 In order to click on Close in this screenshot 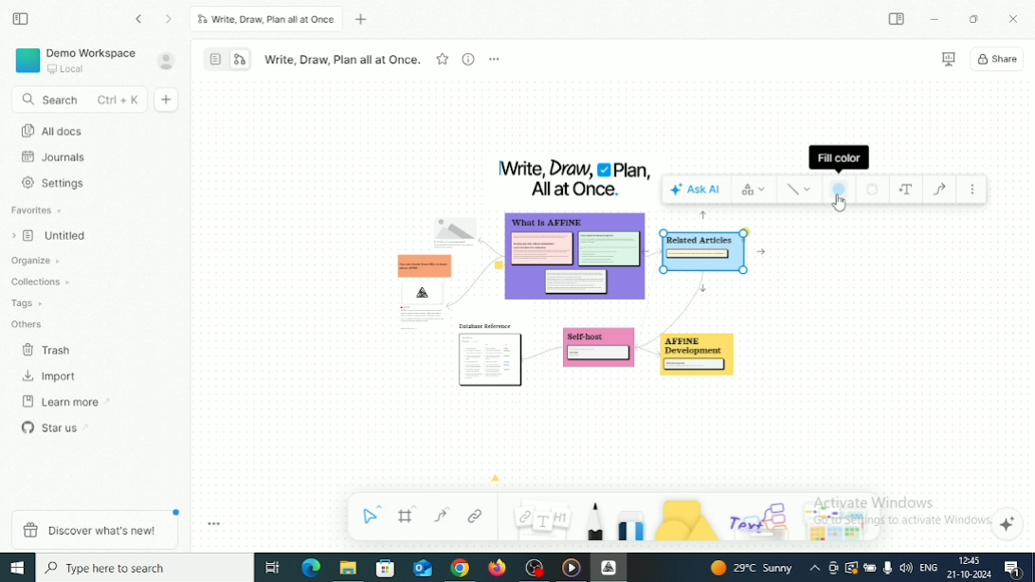, I will do `click(1014, 18)`.